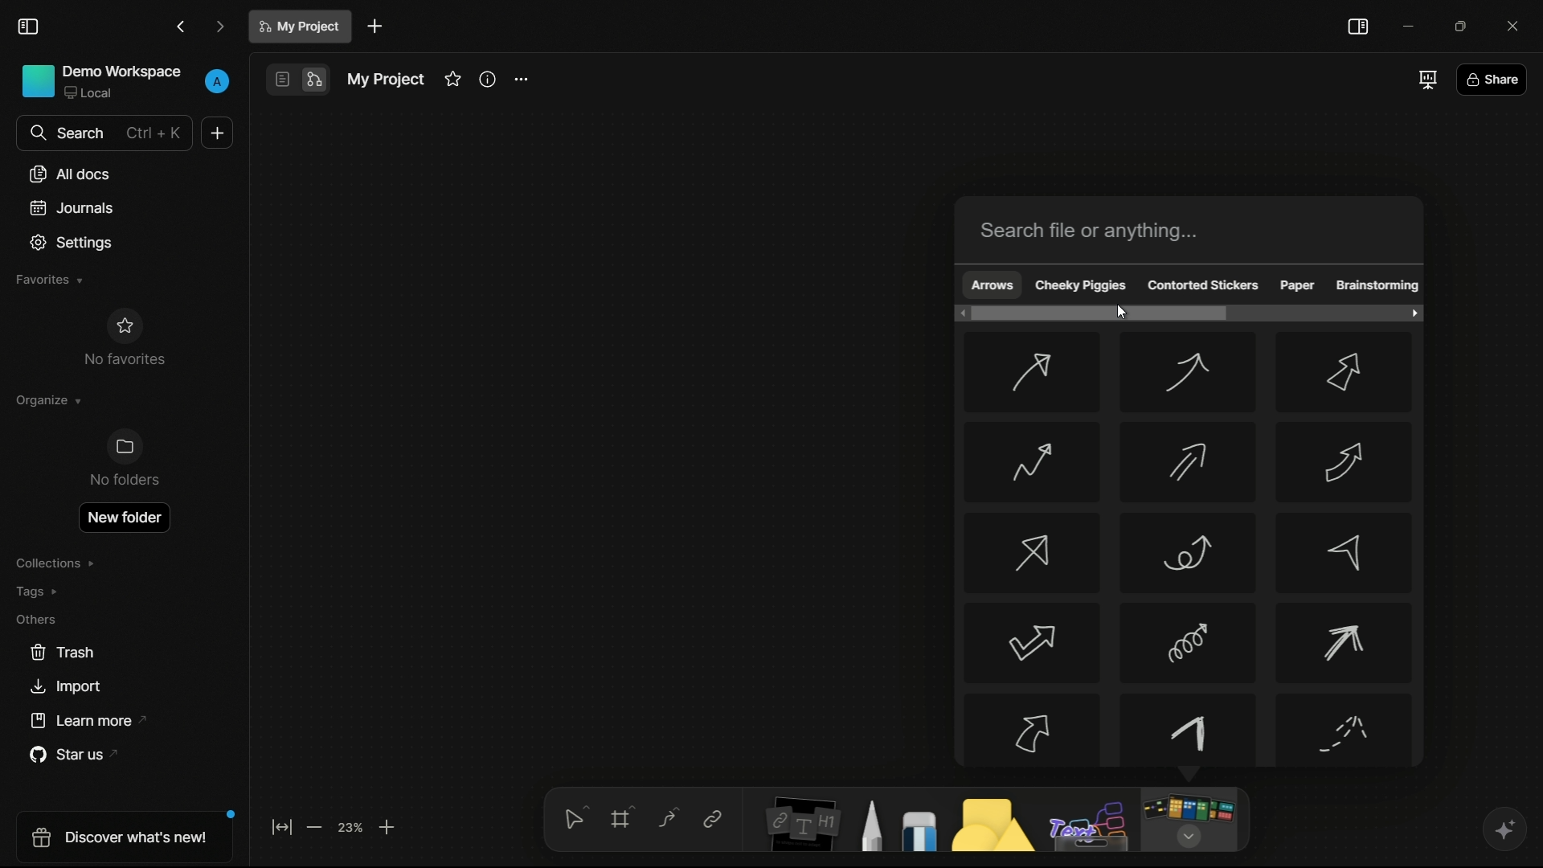 This screenshot has width=1543, height=868. Describe the element at coordinates (72, 174) in the screenshot. I see `all documents` at that location.